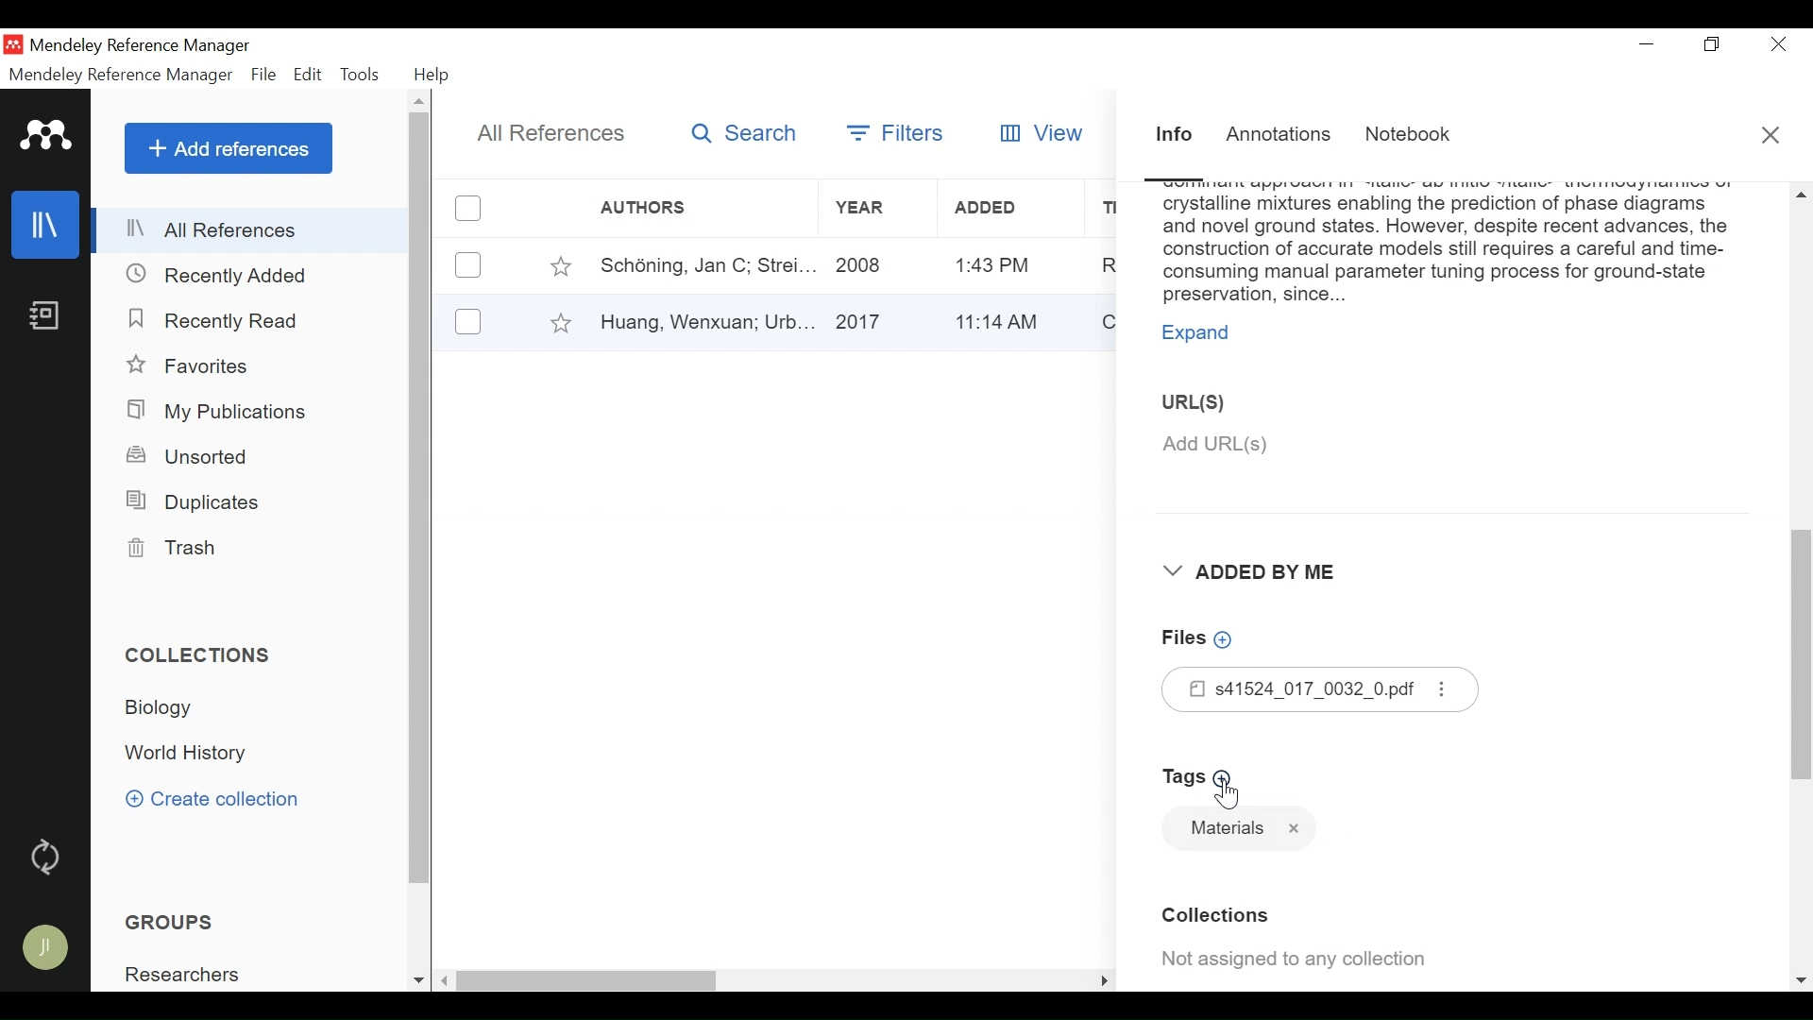 Image resolution: width=1813 pixels, height=1020 pixels. What do you see at coordinates (144, 45) in the screenshot?
I see `Mendeley Reference Manager` at bounding box center [144, 45].